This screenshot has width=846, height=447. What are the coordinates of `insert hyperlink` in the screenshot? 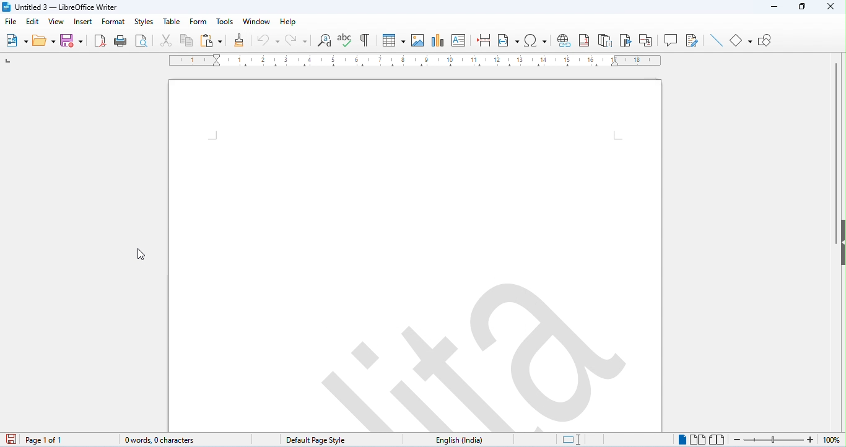 It's located at (564, 40).